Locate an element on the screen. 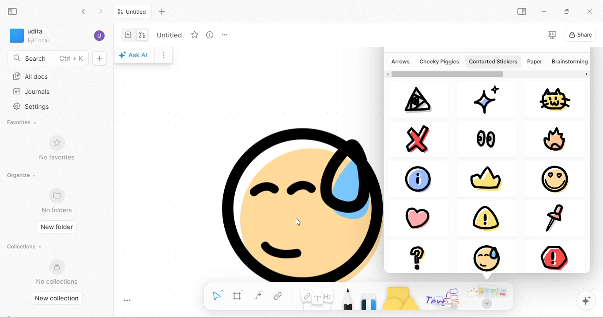 This screenshot has height=318, width=603. cursor movement is located at coordinates (298, 221).